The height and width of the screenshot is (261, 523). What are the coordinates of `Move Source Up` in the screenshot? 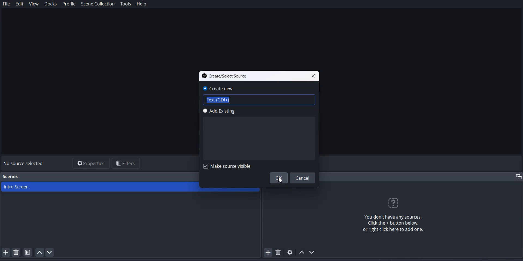 It's located at (301, 252).